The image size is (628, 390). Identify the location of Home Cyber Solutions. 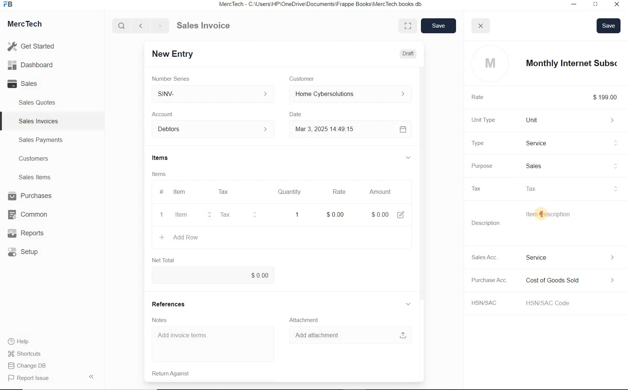
(348, 94).